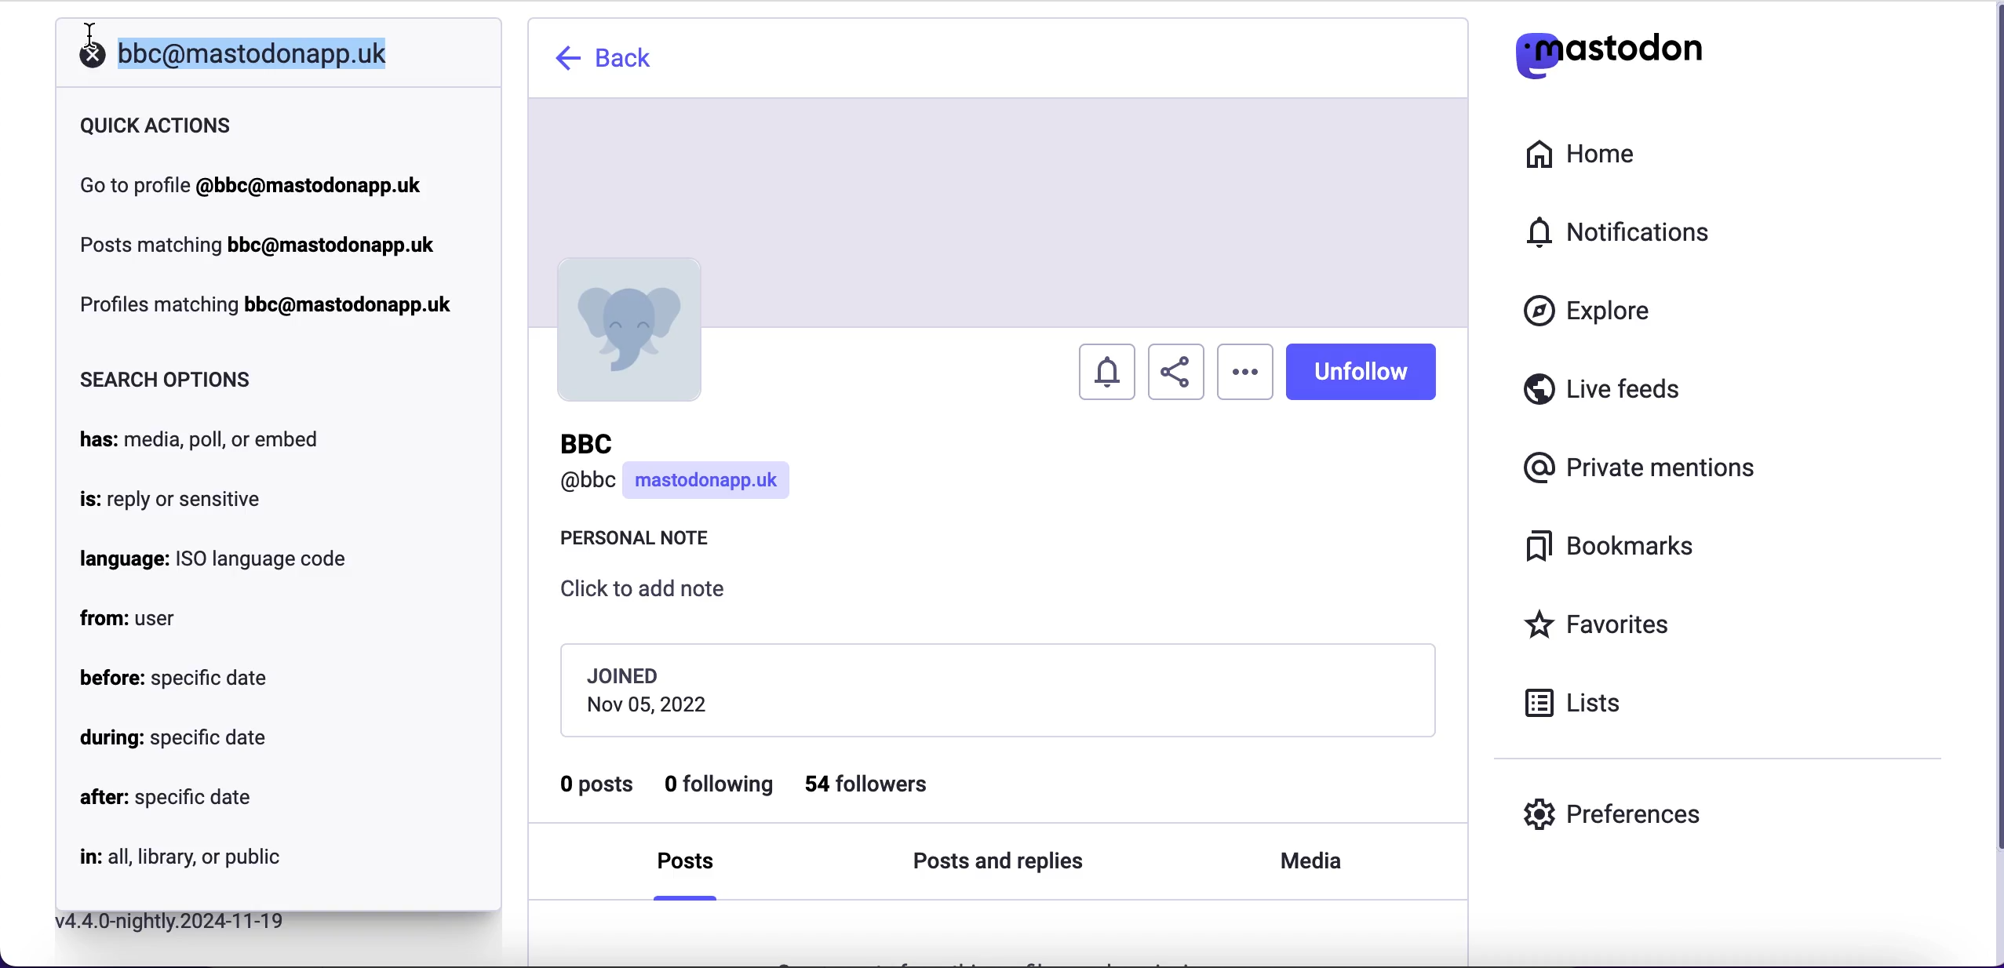 The width and height of the screenshot is (2004, 968). Describe the element at coordinates (1615, 547) in the screenshot. I see `bookmarks` at that location.